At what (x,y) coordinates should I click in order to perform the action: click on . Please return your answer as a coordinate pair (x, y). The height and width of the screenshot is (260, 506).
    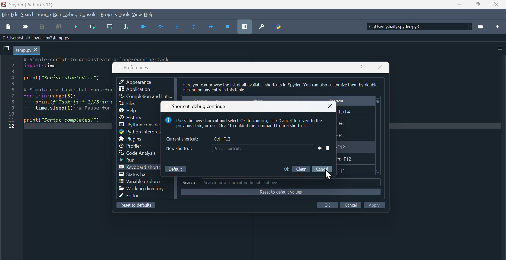
    Looking at the image, I should click on (42, 28).